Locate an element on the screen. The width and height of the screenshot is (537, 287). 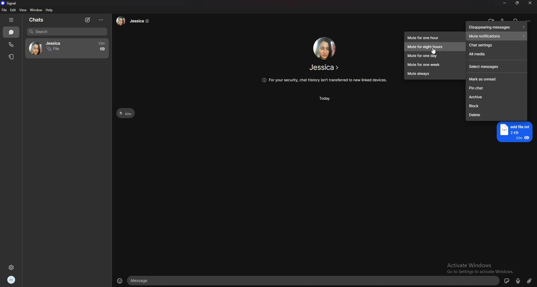
22m is located at coordinates (100, 43).